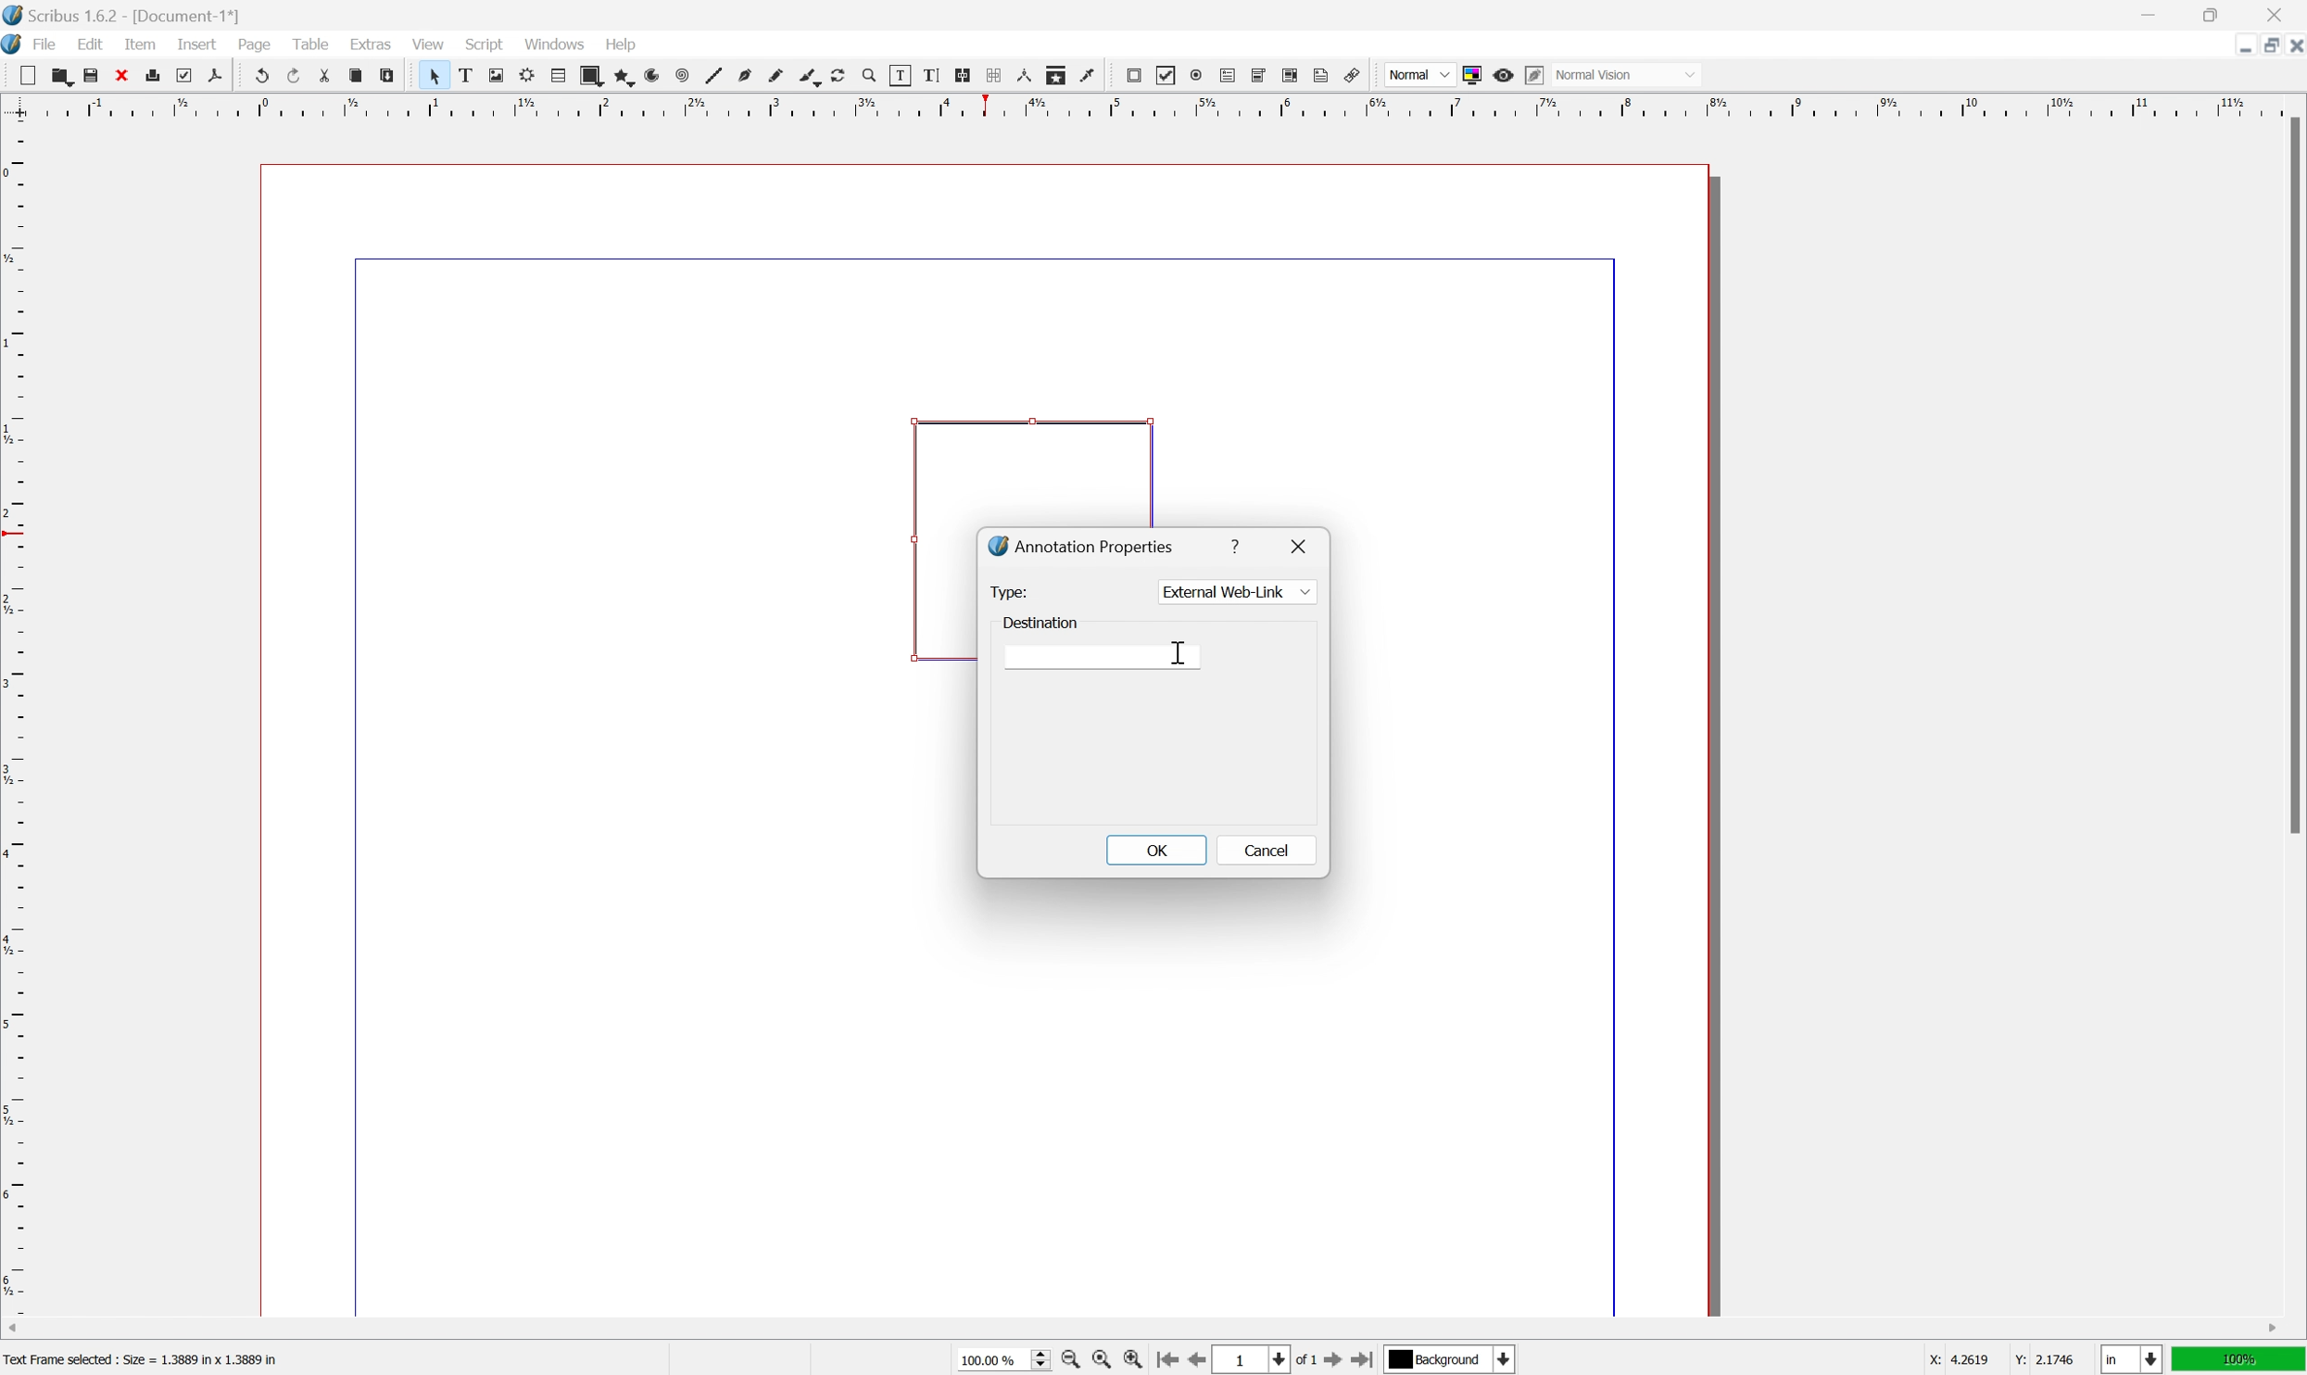 The image size is (2307, 1375). Describe the element at coordinates (1081, 545) in the screenshot. I see `annotation properties` at that location.